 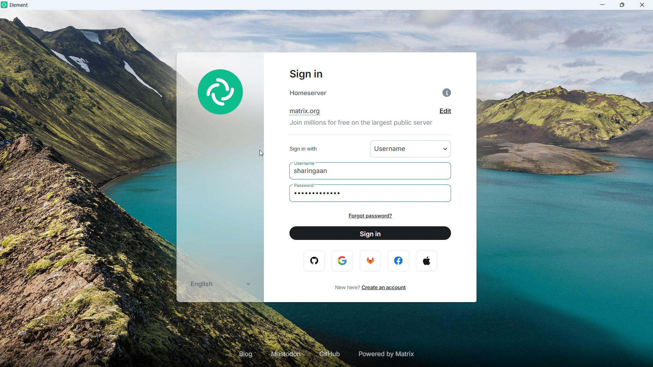 What do you see at coordinates (316, 261) in the screenshot?
I see `opera` at bounding box center [316, 261].